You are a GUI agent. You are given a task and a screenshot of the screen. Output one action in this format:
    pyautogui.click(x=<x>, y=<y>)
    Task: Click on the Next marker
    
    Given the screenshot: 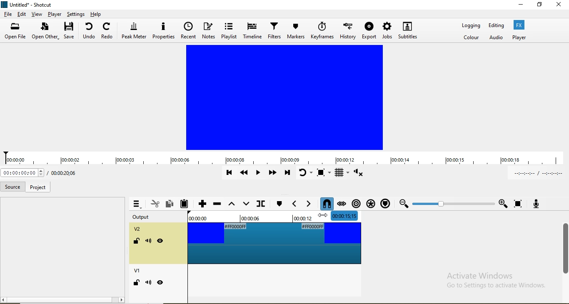 What is the action you would take?
    pyautogui.click(x=279, y=202)
    